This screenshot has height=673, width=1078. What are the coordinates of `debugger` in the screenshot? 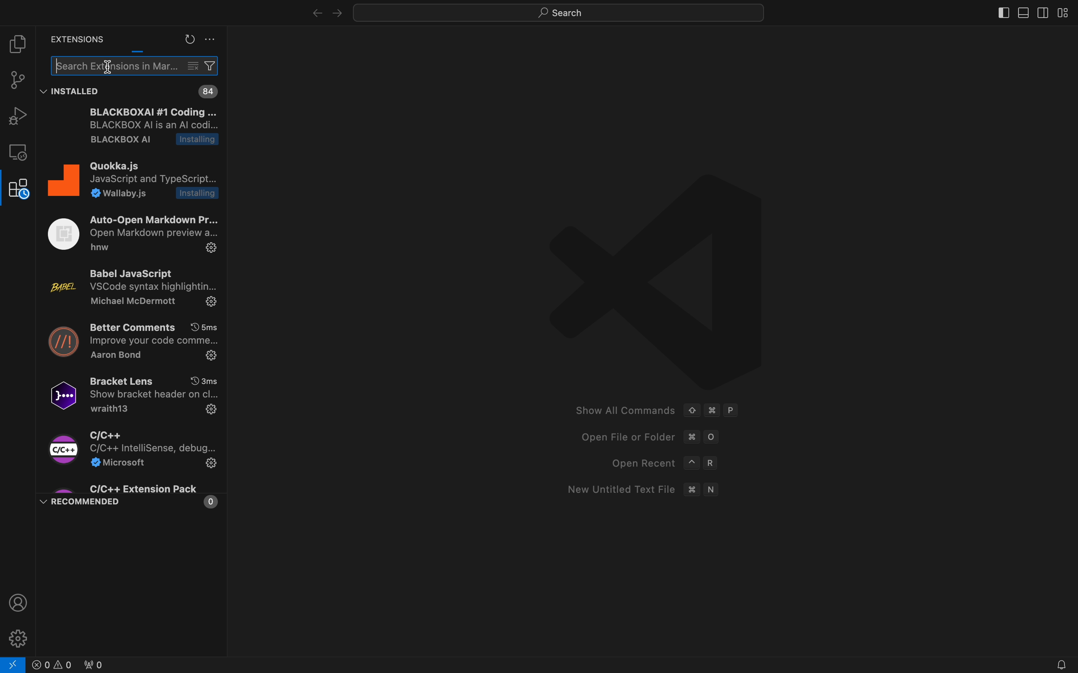 It's located at (18, 116).